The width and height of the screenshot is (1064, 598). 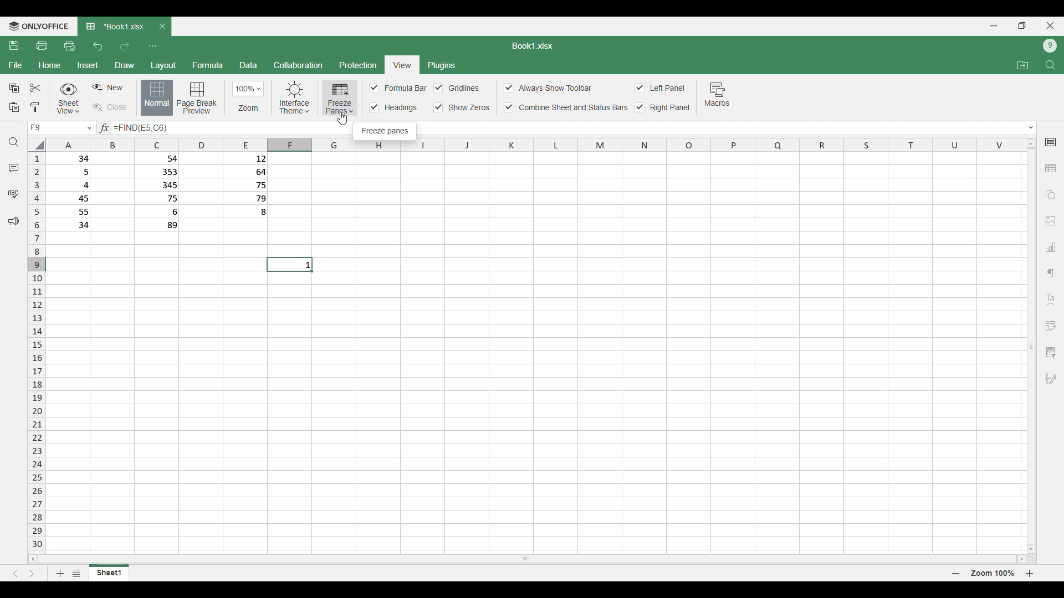 I want to click on Slicer, so click(x=1051, y=353).